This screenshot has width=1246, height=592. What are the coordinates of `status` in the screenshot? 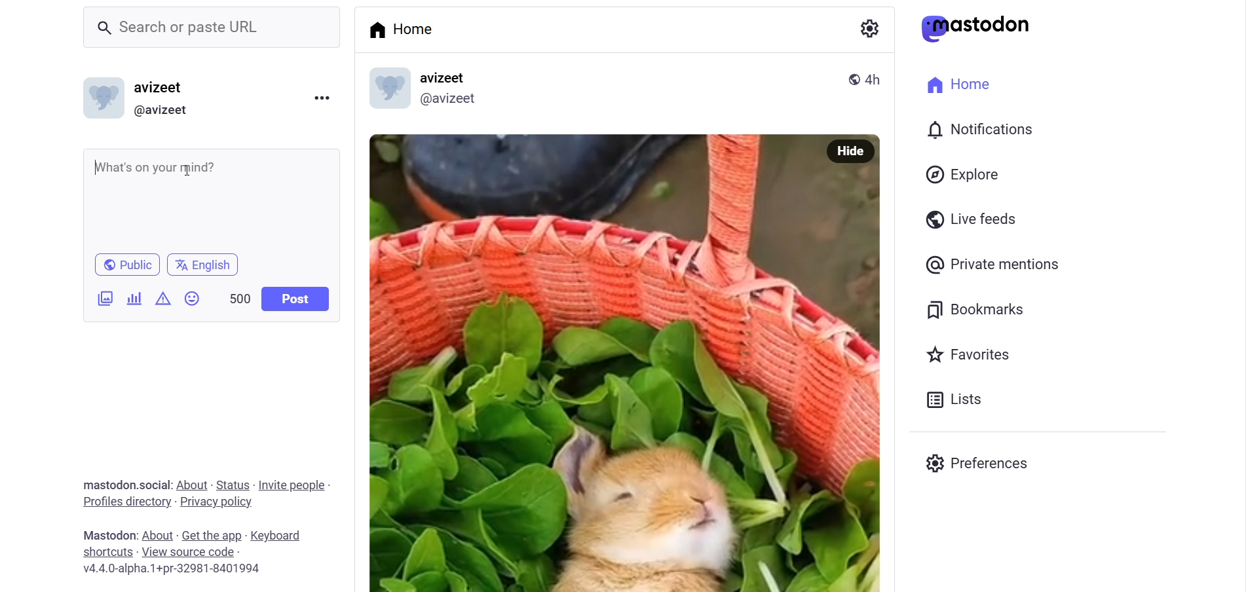 It's located at (233, 485).